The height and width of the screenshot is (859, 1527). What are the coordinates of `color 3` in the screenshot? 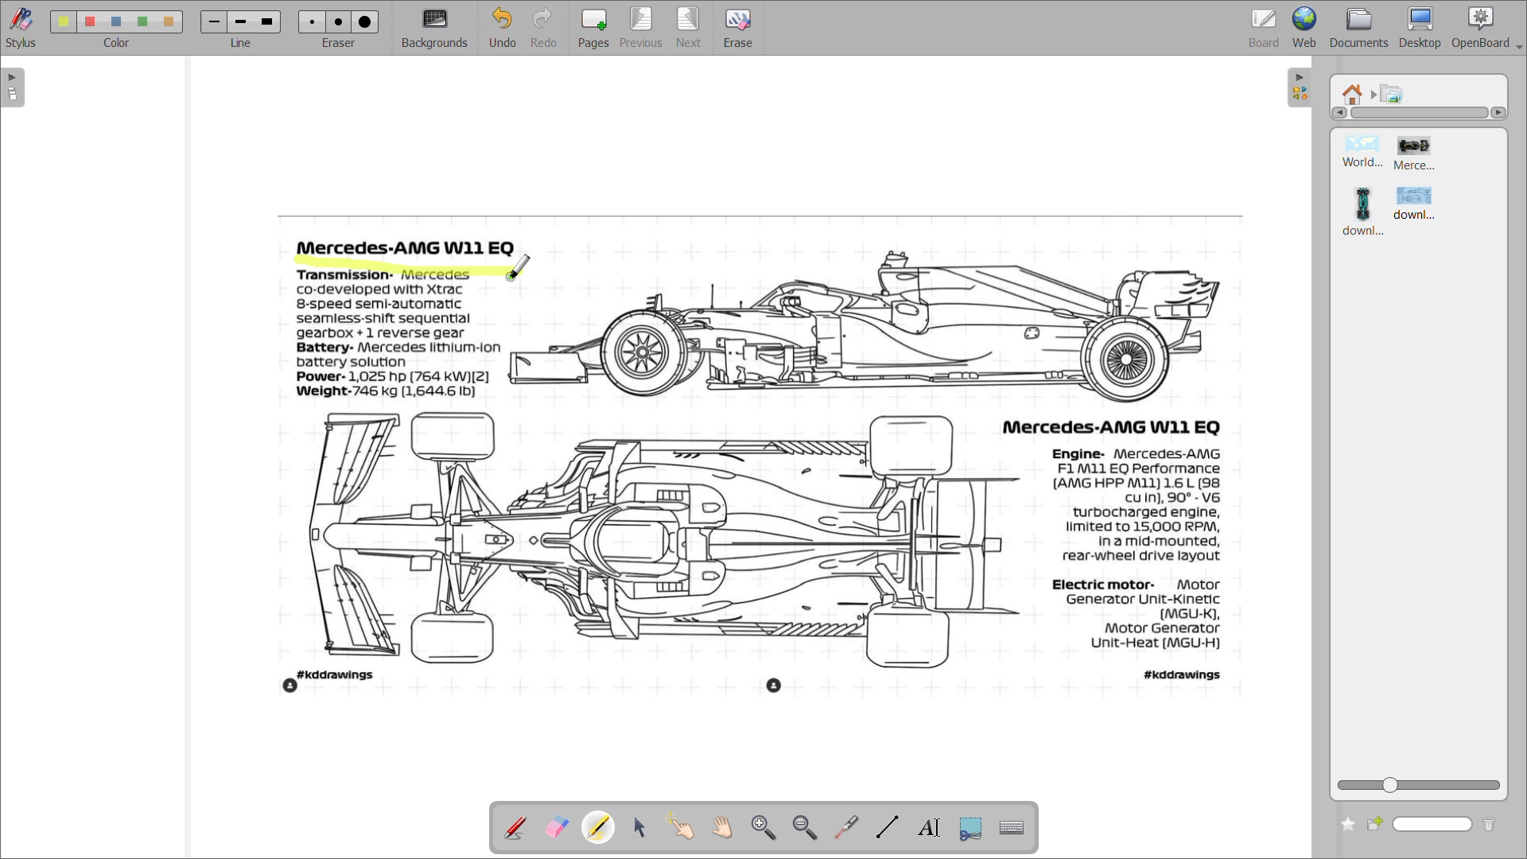 It's located at (119, 21).